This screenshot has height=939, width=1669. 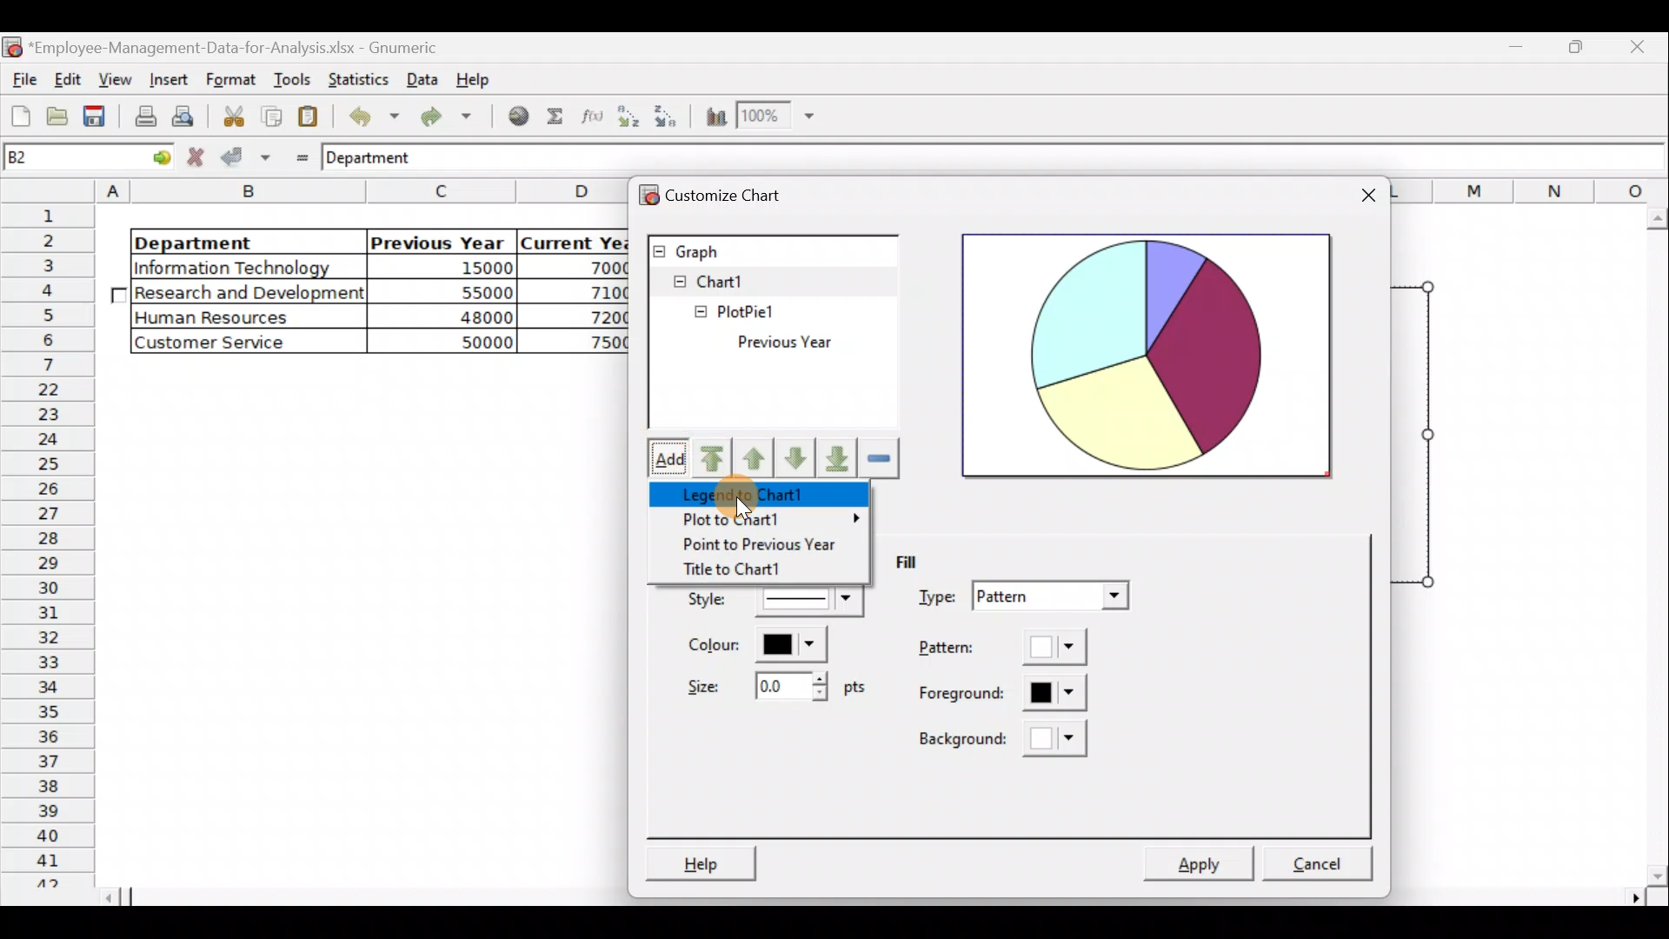 I want to click on Formula bar, so click(x=1061, y=162).